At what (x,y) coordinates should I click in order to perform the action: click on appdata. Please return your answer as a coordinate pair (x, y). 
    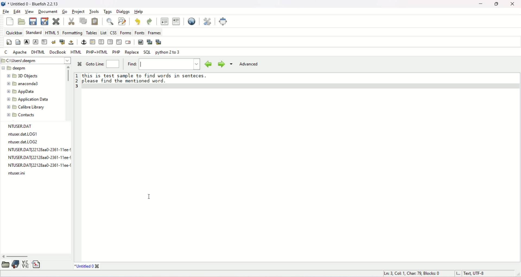
    Looking at the image, I should click on (21, 92).